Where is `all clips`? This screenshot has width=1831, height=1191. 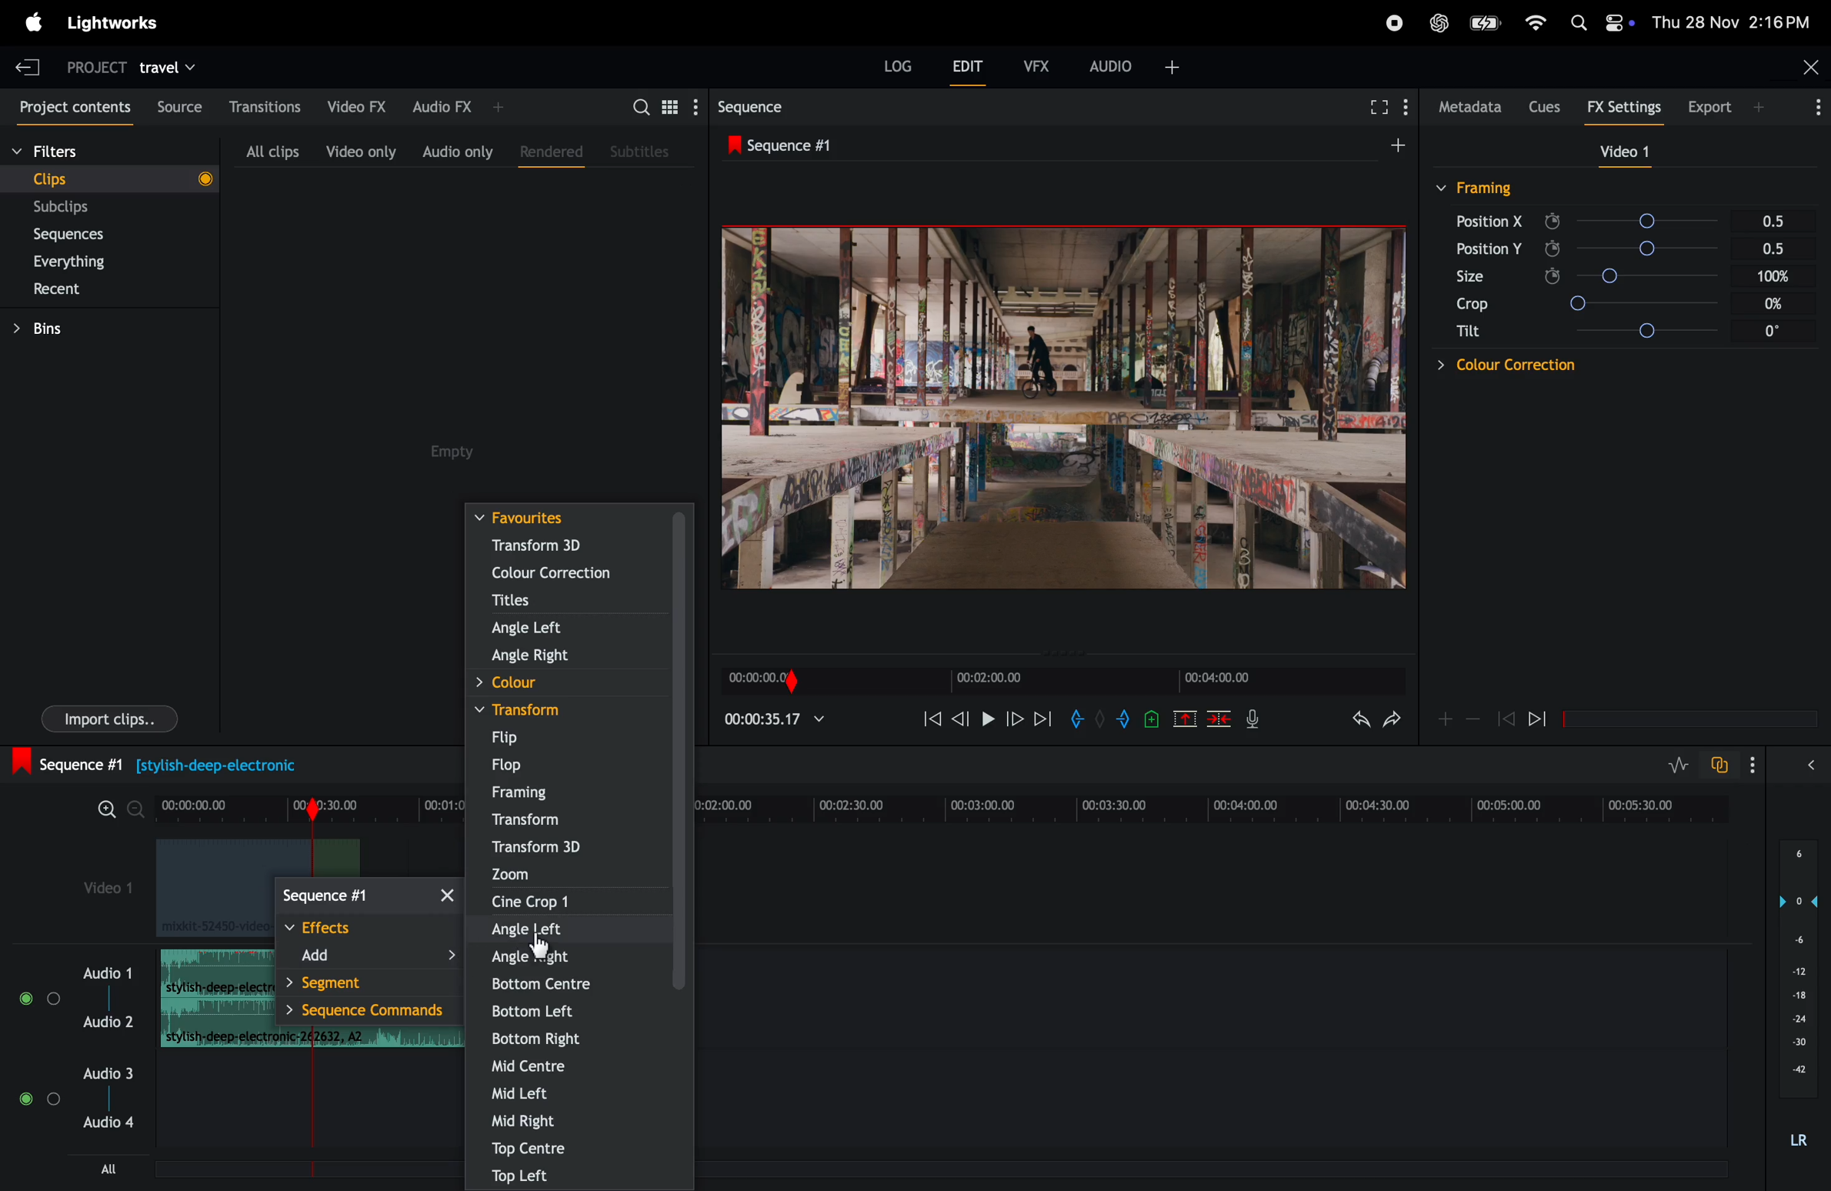 all clips is located at coordinates (266, 151).